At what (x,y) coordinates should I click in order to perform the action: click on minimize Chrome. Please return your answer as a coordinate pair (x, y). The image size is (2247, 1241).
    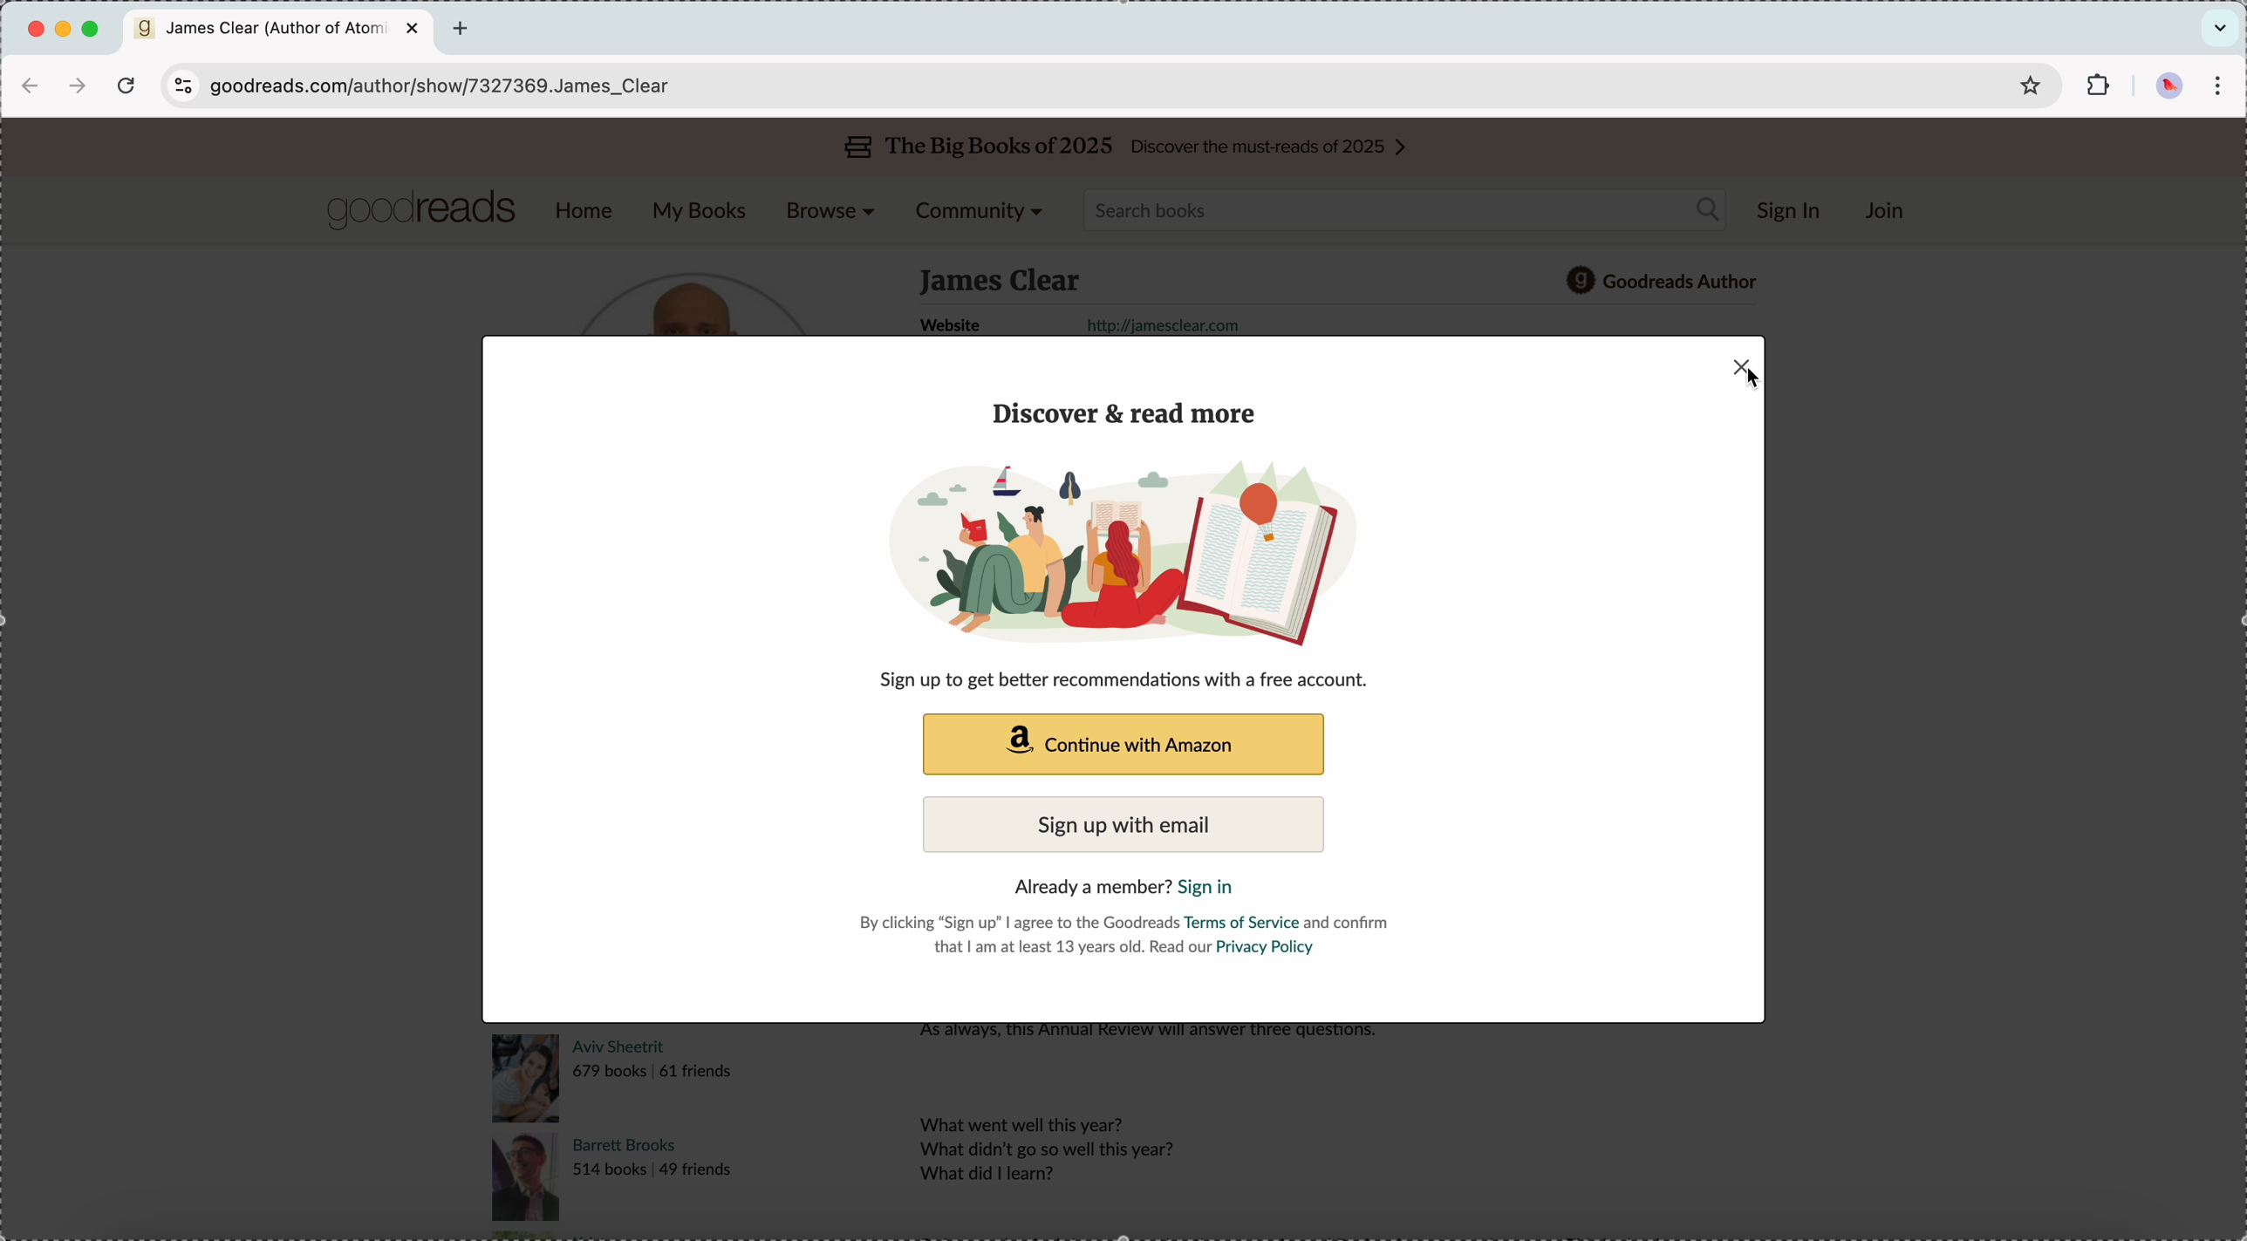
    Looking at the image, I should click on (66, 30).